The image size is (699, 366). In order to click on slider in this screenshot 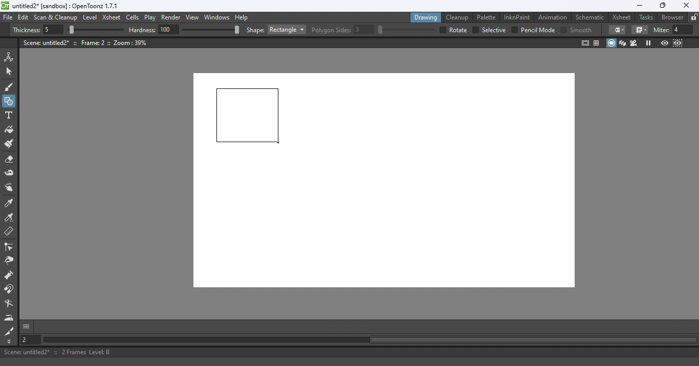, I will do `click(210, 29)`.